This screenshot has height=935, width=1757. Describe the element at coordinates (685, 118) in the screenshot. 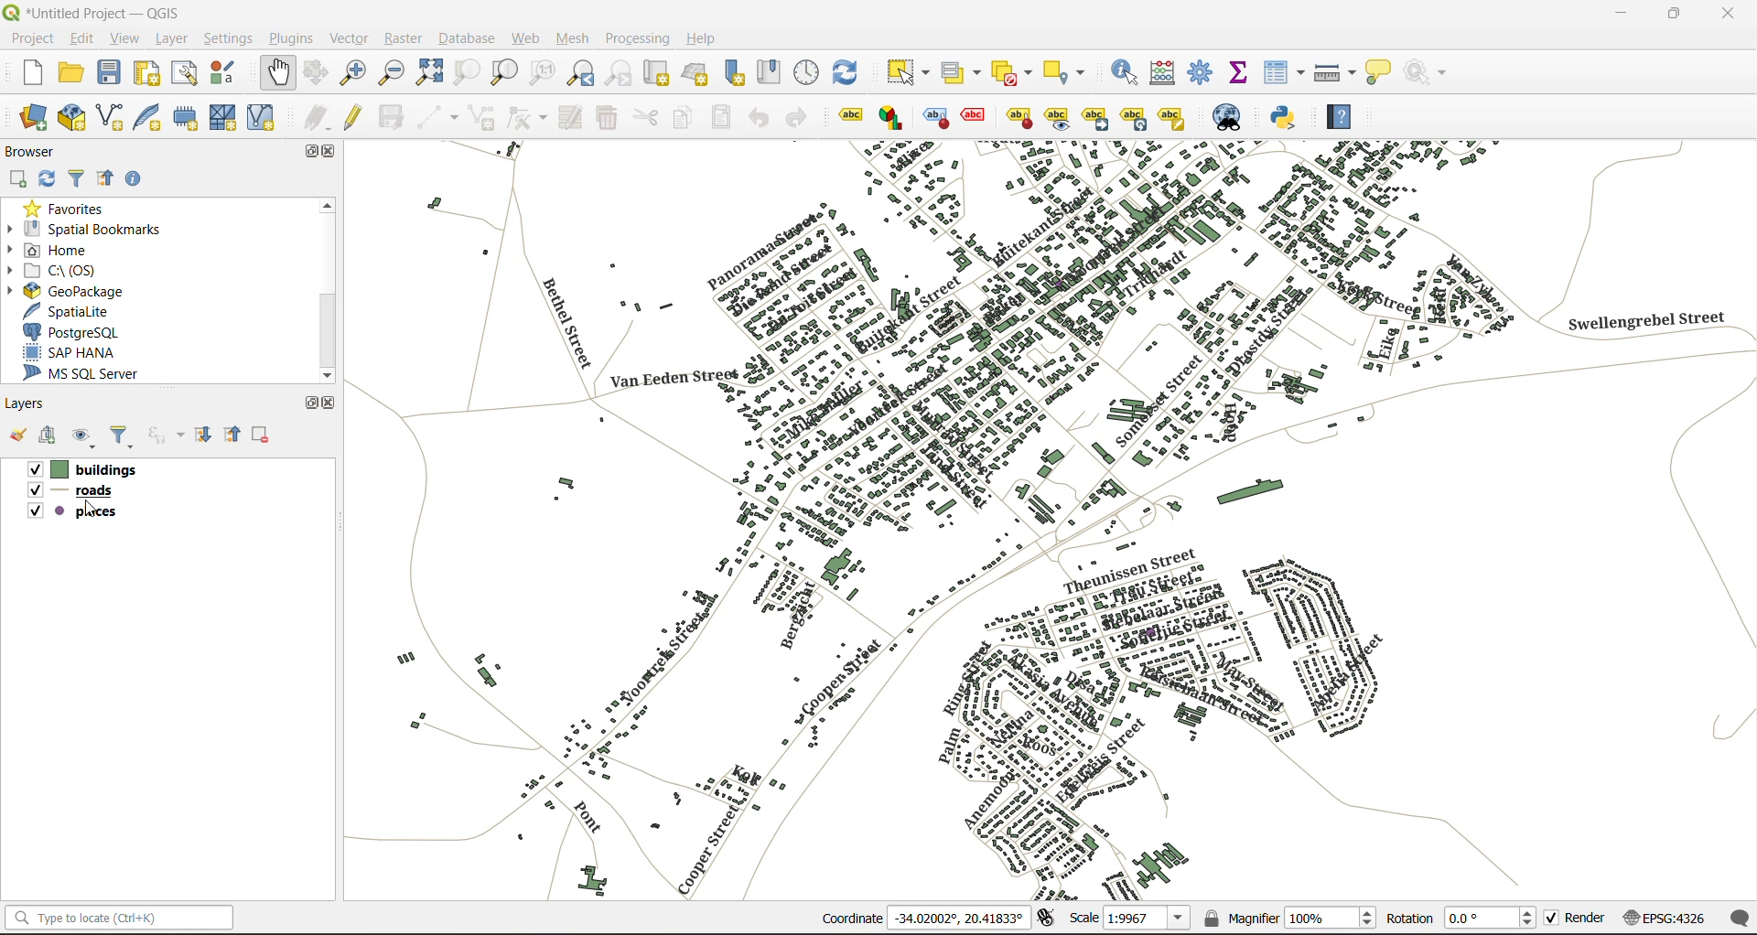

I see `copy` at that location.